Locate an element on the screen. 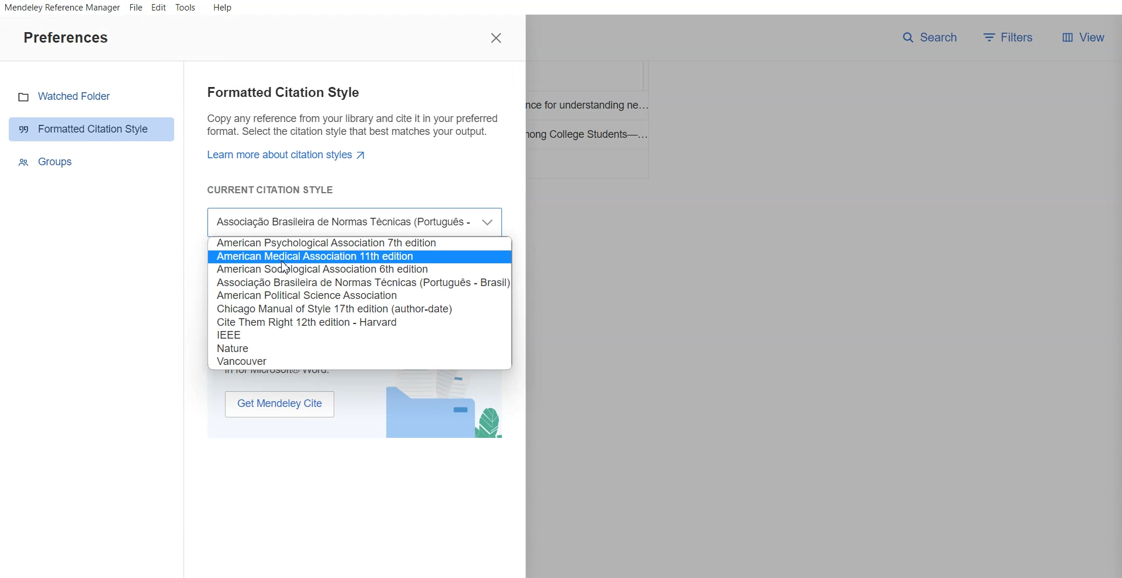 The height and width of the screenshot is (578, 1122). Veiw is located at coordinates (1083, 37).